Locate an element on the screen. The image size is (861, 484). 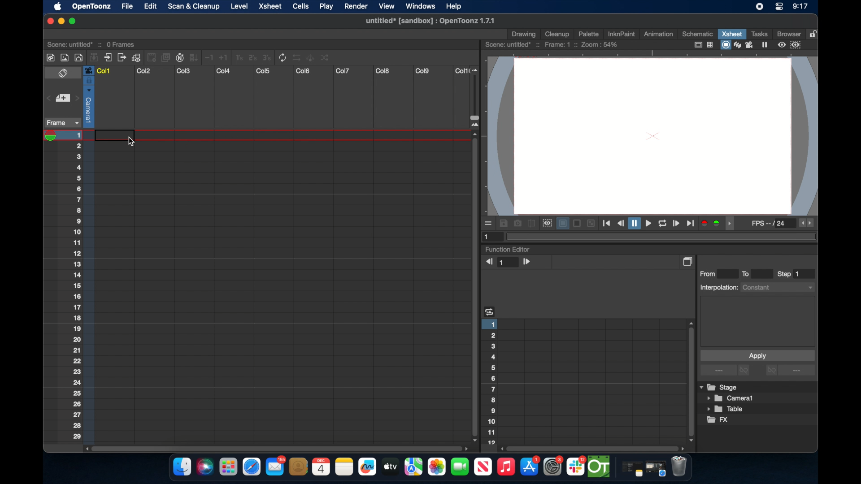
save is located at coordinates (504, 223).